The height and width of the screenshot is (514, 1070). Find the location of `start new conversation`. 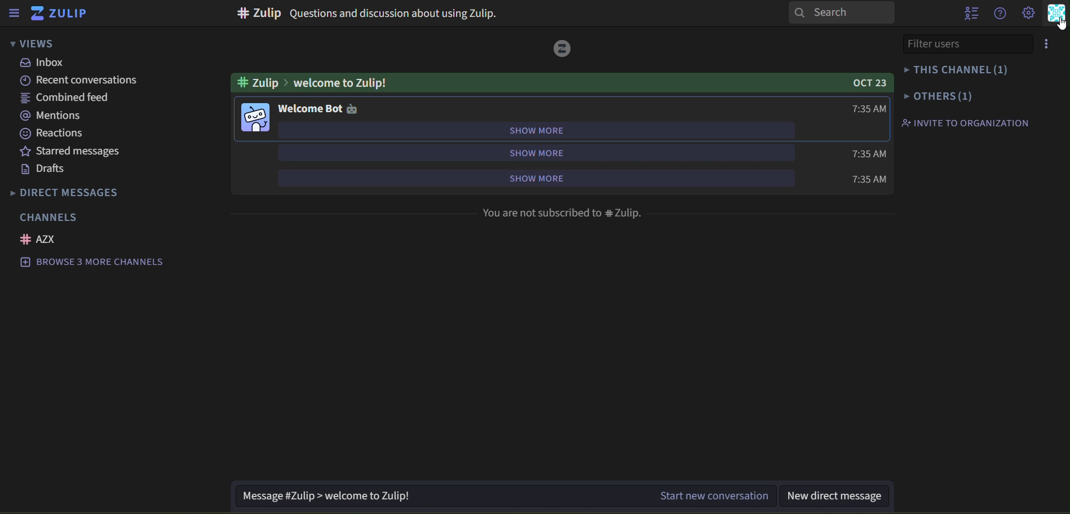

start new conversation is located at coordinates (506, 496).